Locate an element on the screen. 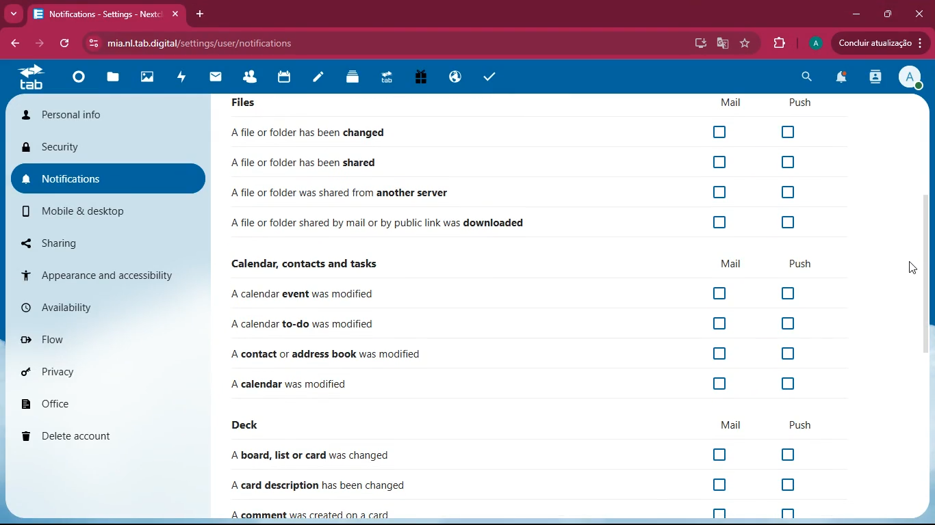 This screenshot has width=935, height=525. calendar is located at coordinates (314, 263).